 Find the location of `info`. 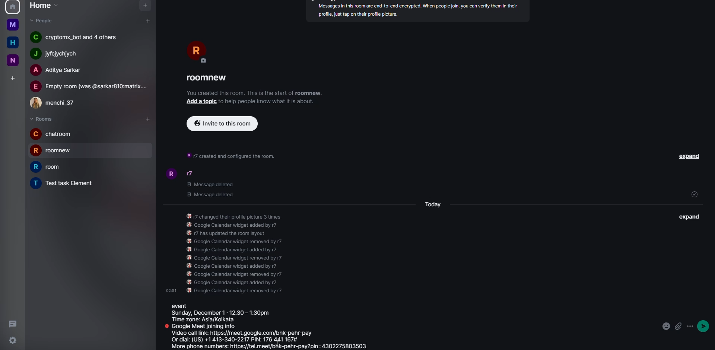

info is located at coordinates (255, 93).